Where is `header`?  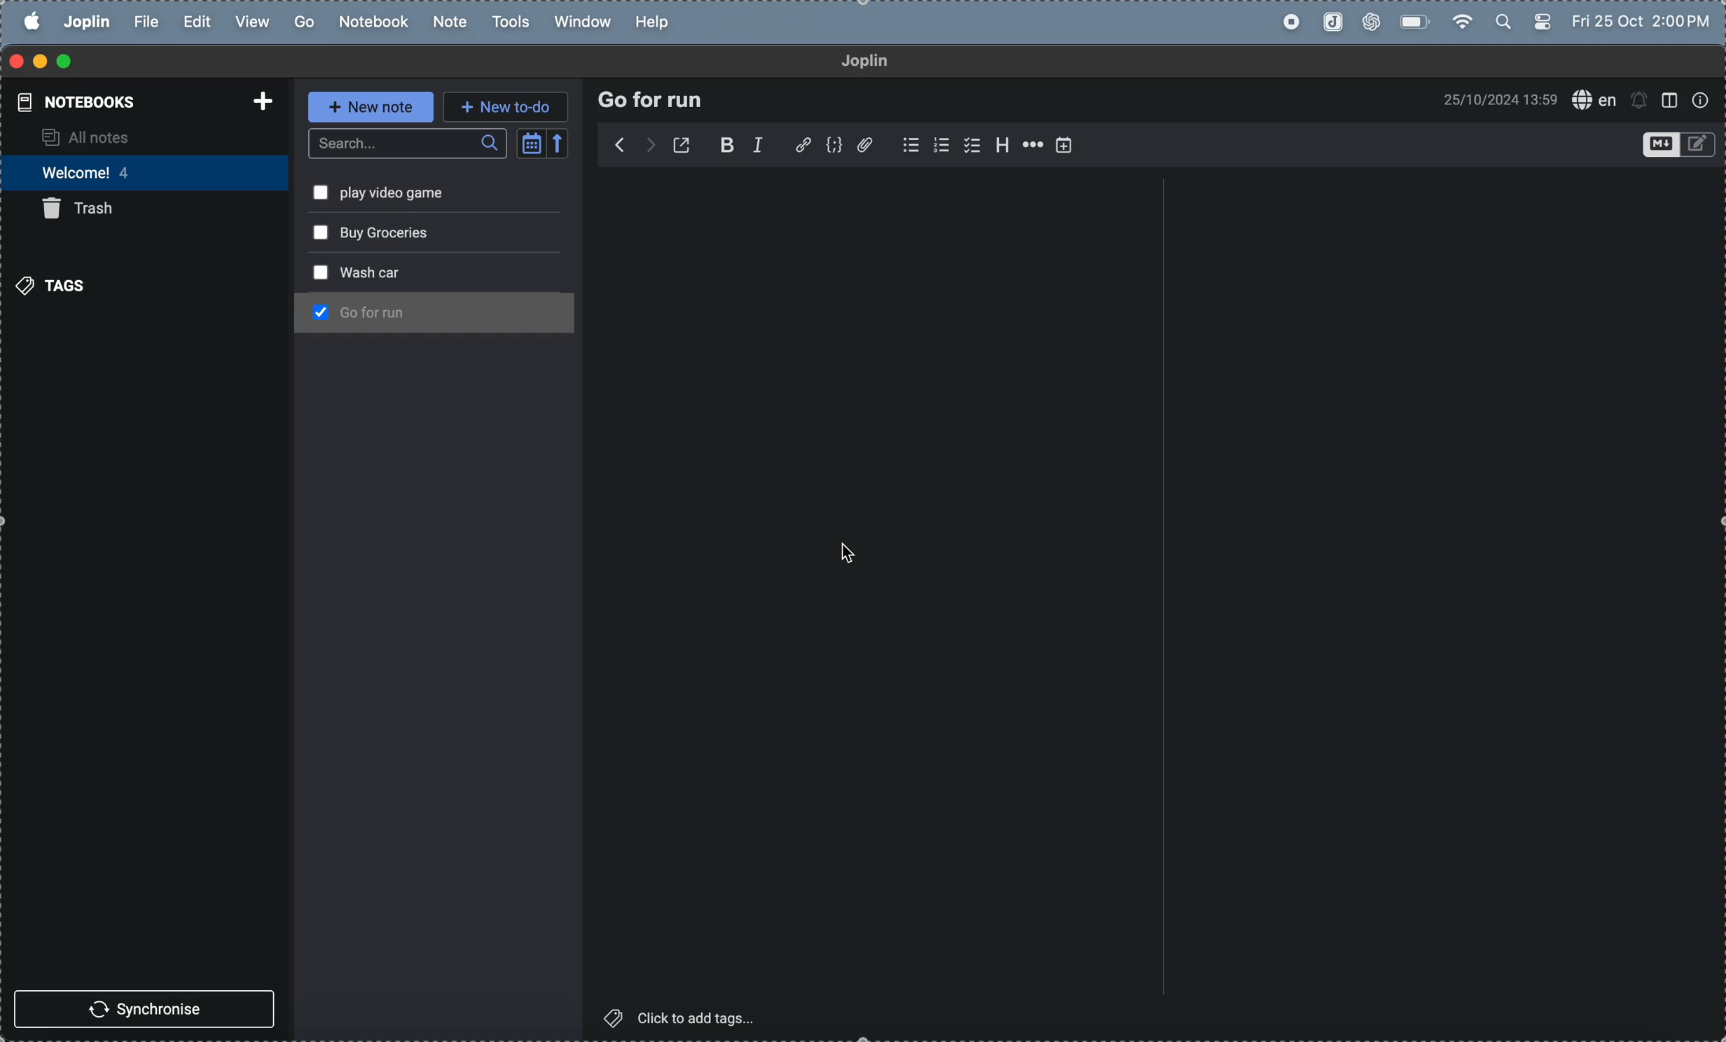
header is located at coordinates (1000, 146).